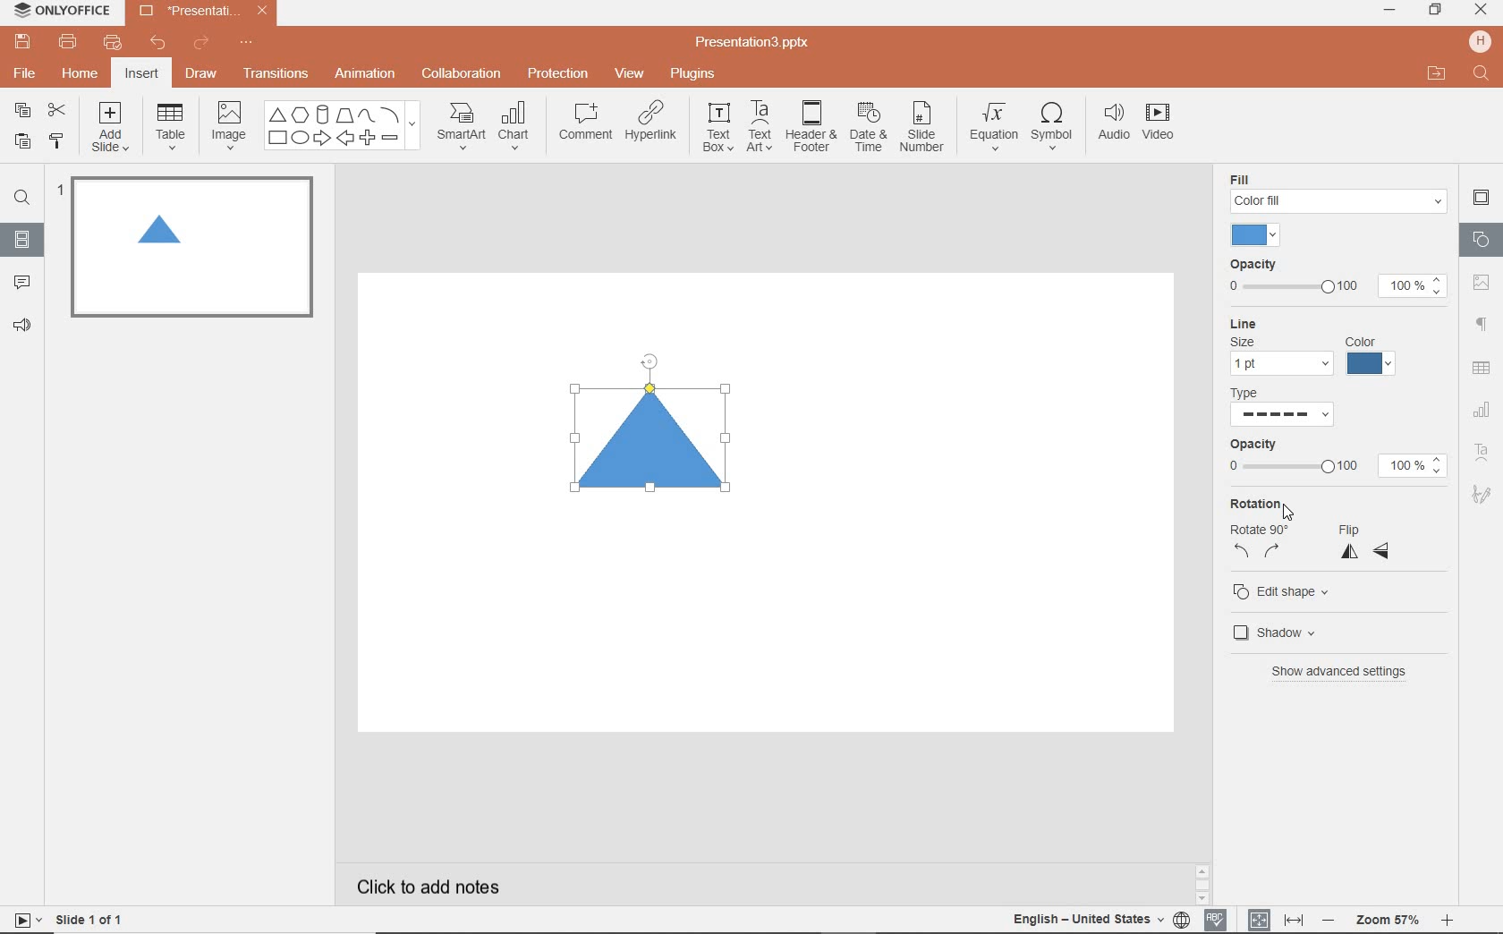 This screenshot has height=934, width=1503. I want to click on AUDIO, so click(1109, 123).